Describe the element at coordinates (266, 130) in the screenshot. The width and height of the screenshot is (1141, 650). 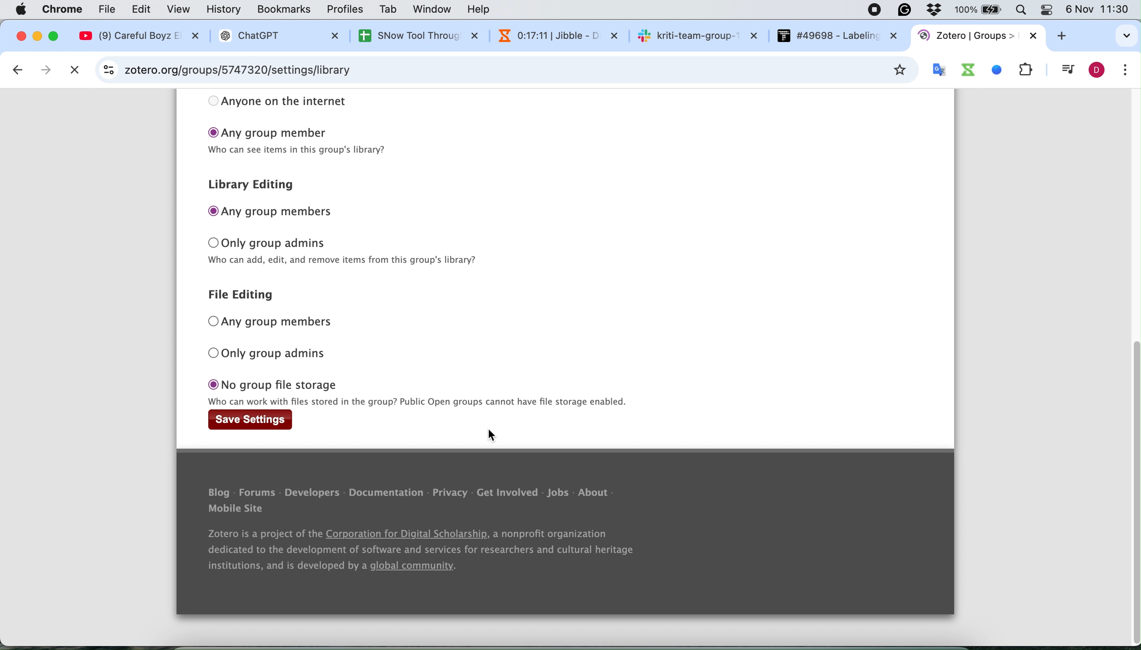
I see `any group member` at that location.